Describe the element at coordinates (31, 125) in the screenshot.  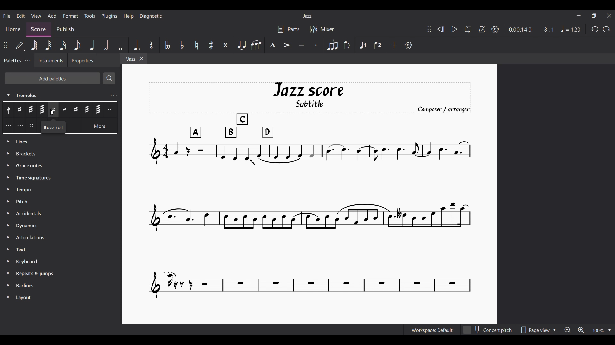
I see `Divide measured Tremolo by 6` at that location.